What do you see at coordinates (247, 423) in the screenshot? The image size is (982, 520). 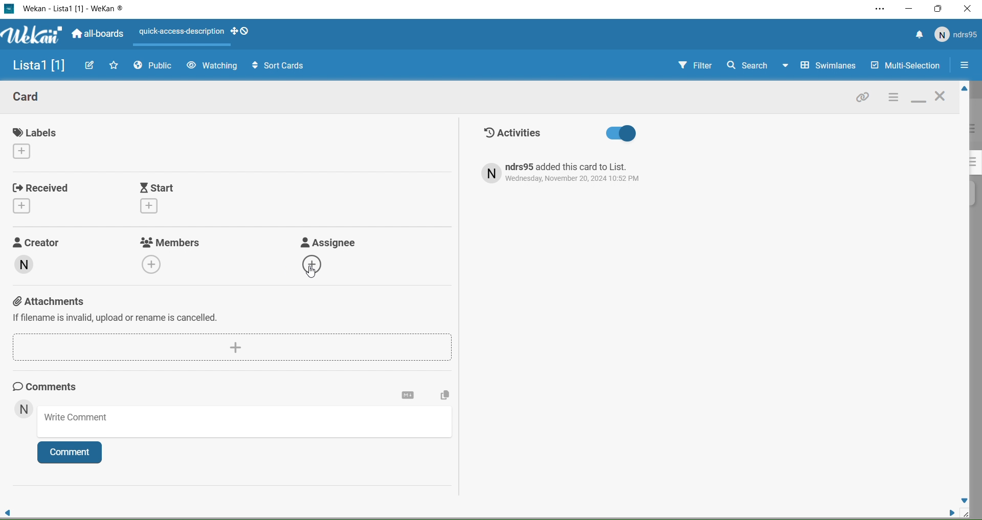 I see `Write Comment` at bounding box center [247, 423].